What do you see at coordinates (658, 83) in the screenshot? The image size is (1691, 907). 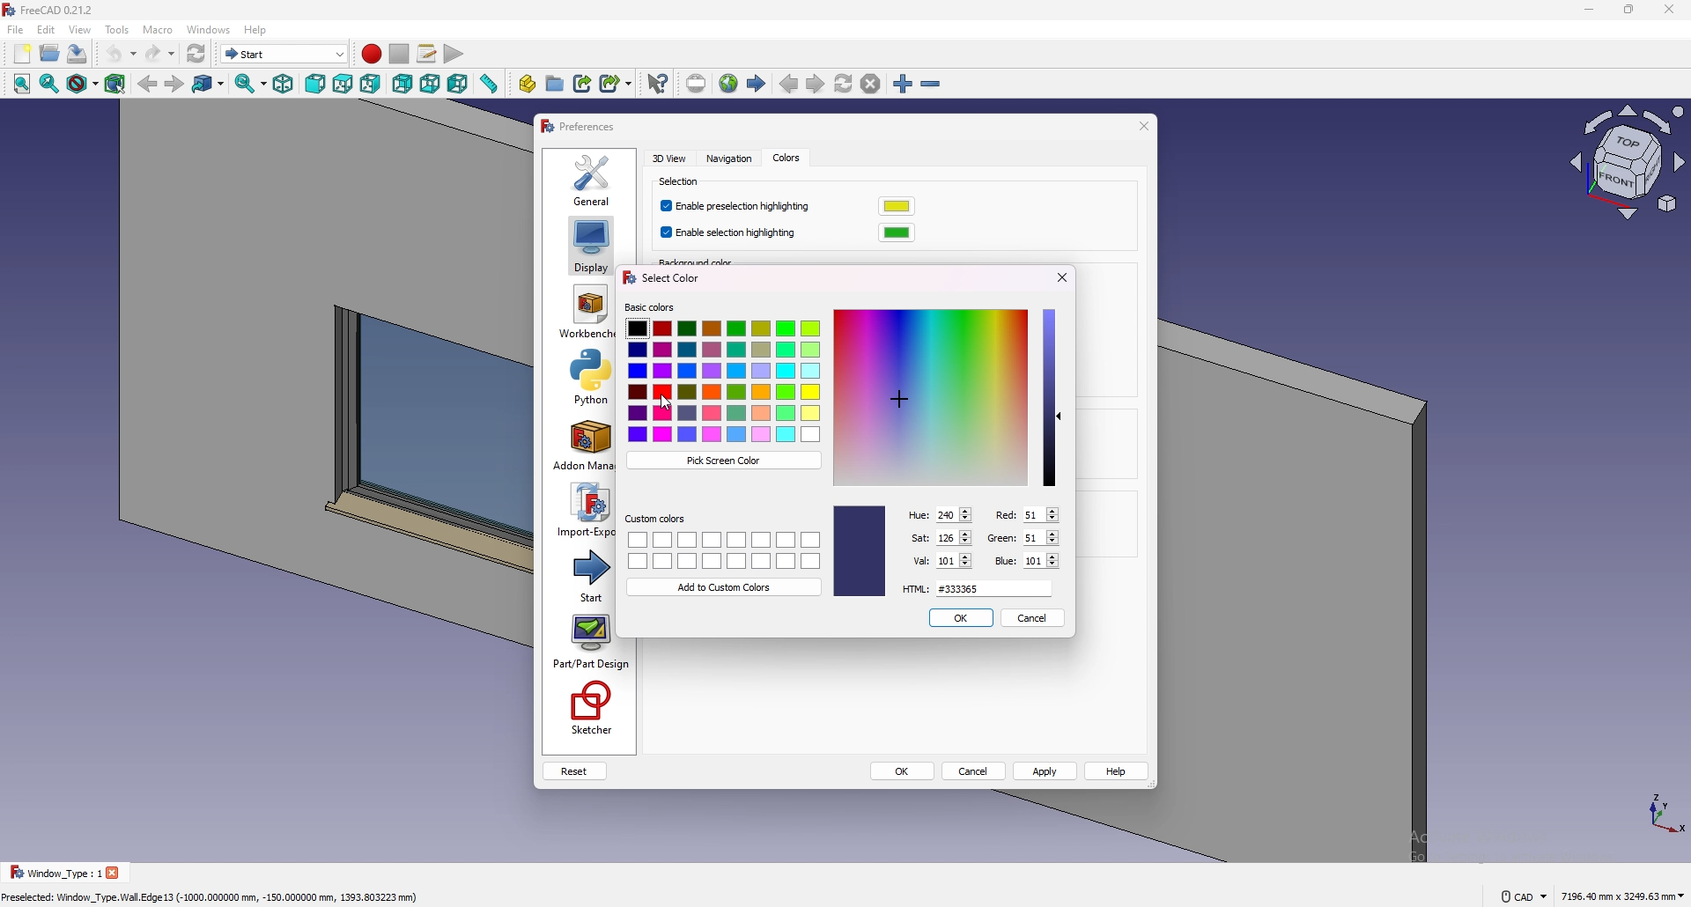 I see `what's this?` at bounding box center [658, 83].